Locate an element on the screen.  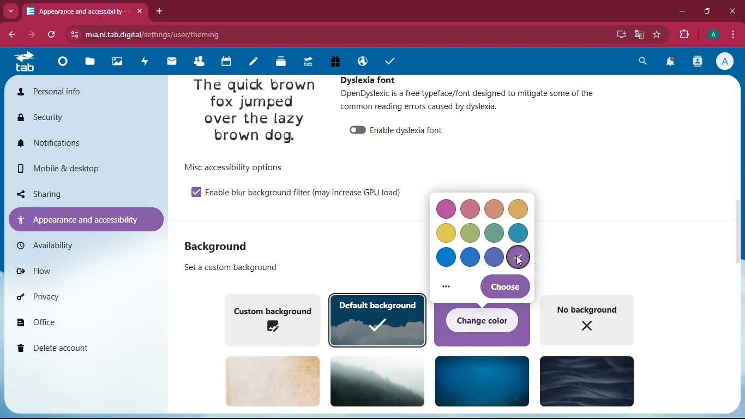
tasks is located at coordinates (389, 62).